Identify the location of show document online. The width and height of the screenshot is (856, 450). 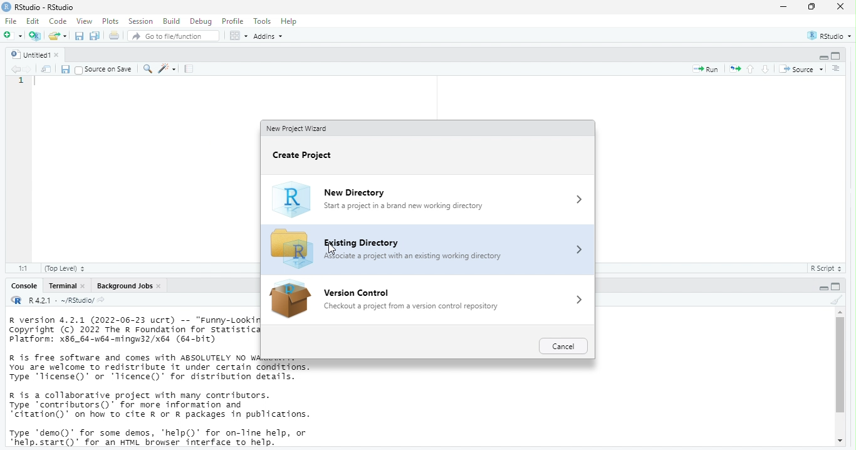
(841, 70).